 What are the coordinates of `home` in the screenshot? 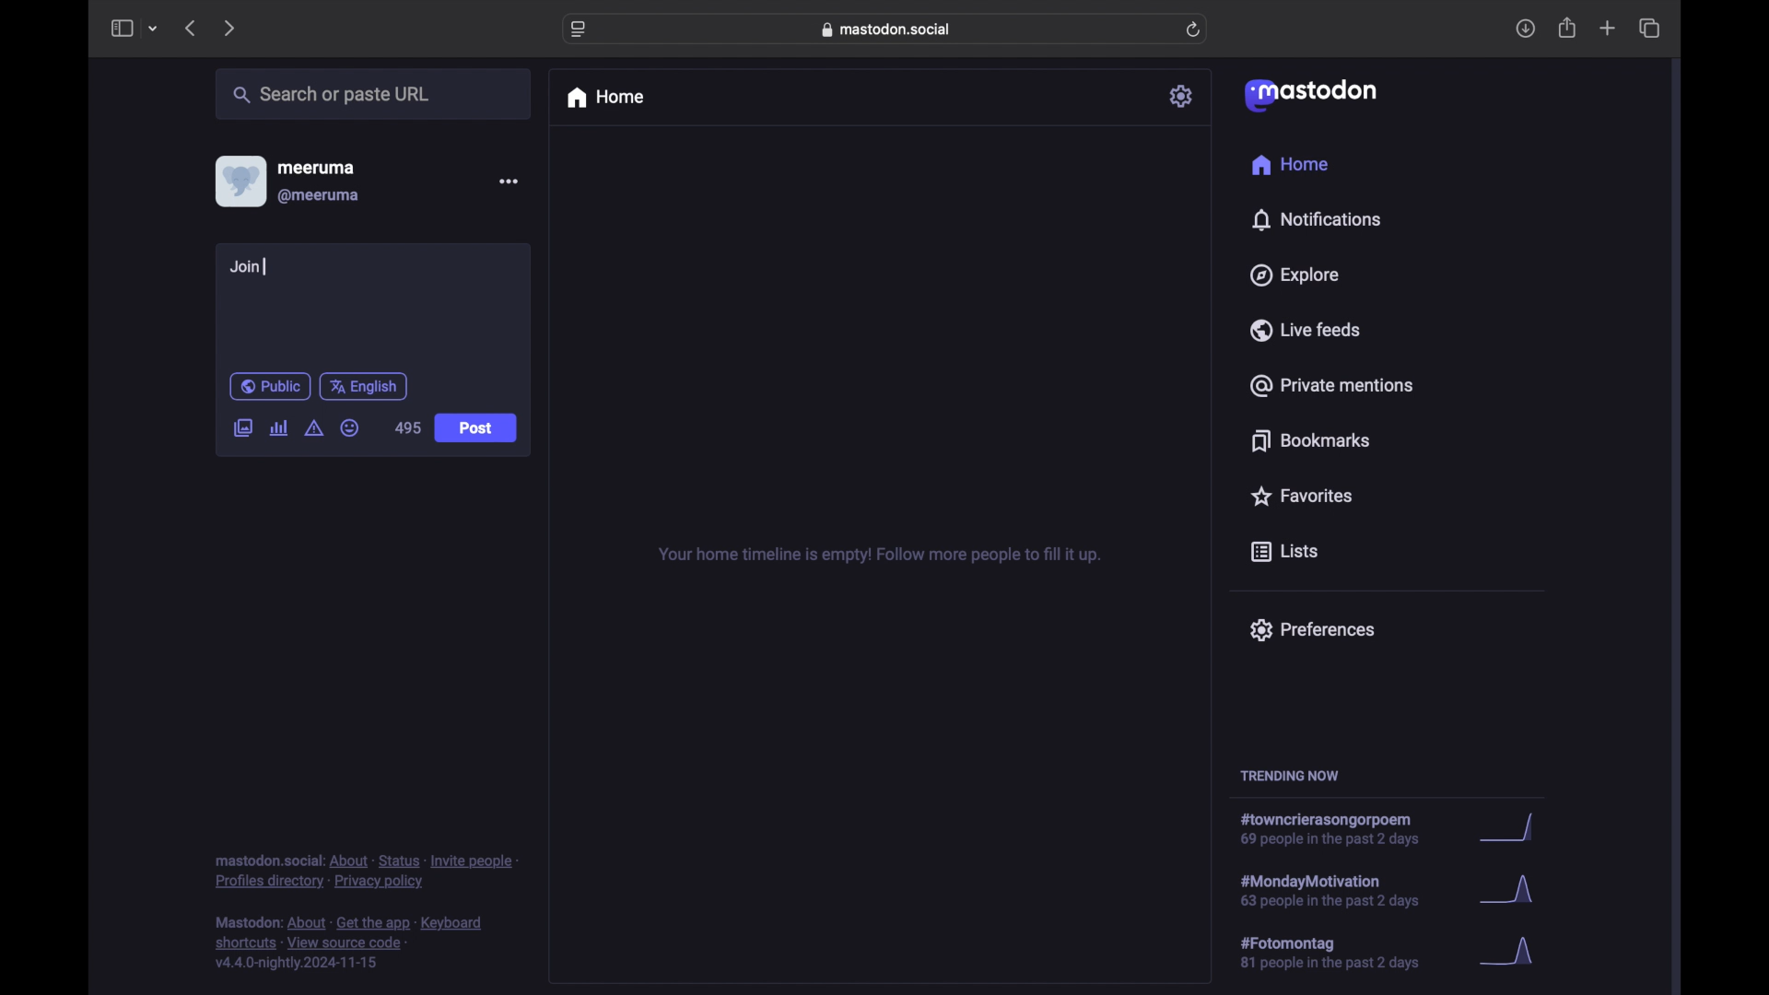 It's located at (604, 98).